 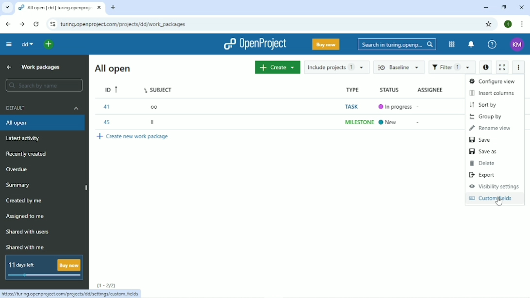 I want to click on Open quick add menu, so click(x=50, y=45).